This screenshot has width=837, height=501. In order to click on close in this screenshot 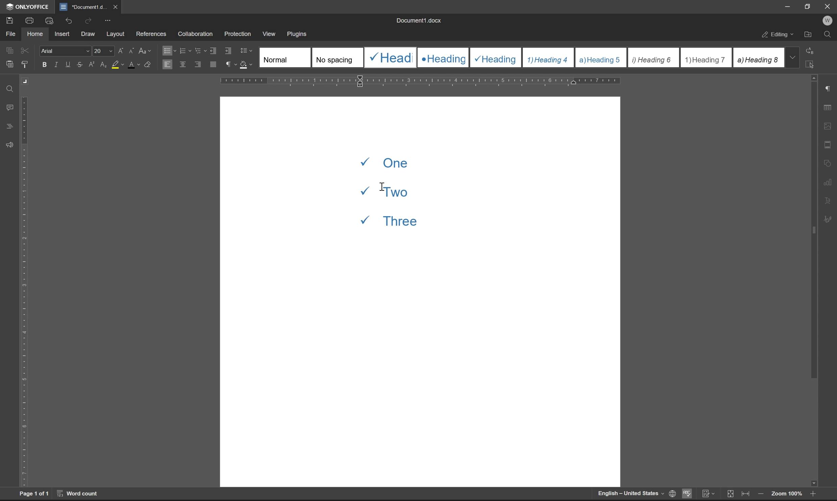, I will do `click(115, 6)`.